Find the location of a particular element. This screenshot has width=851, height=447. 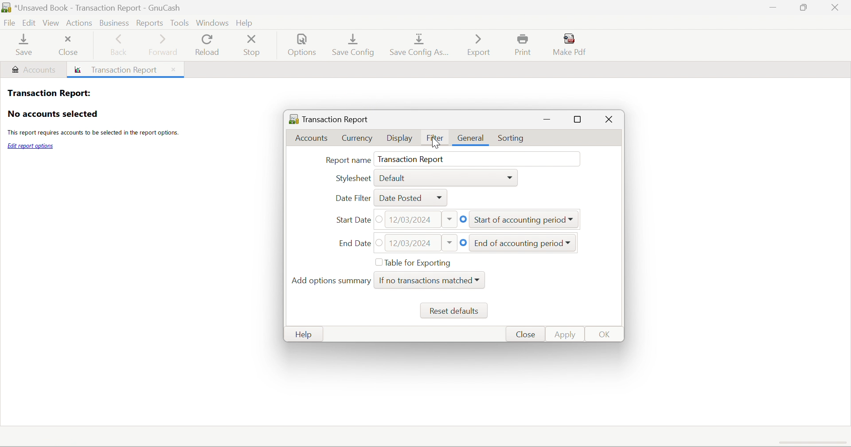

Reports is located at coordinates (151, 23).